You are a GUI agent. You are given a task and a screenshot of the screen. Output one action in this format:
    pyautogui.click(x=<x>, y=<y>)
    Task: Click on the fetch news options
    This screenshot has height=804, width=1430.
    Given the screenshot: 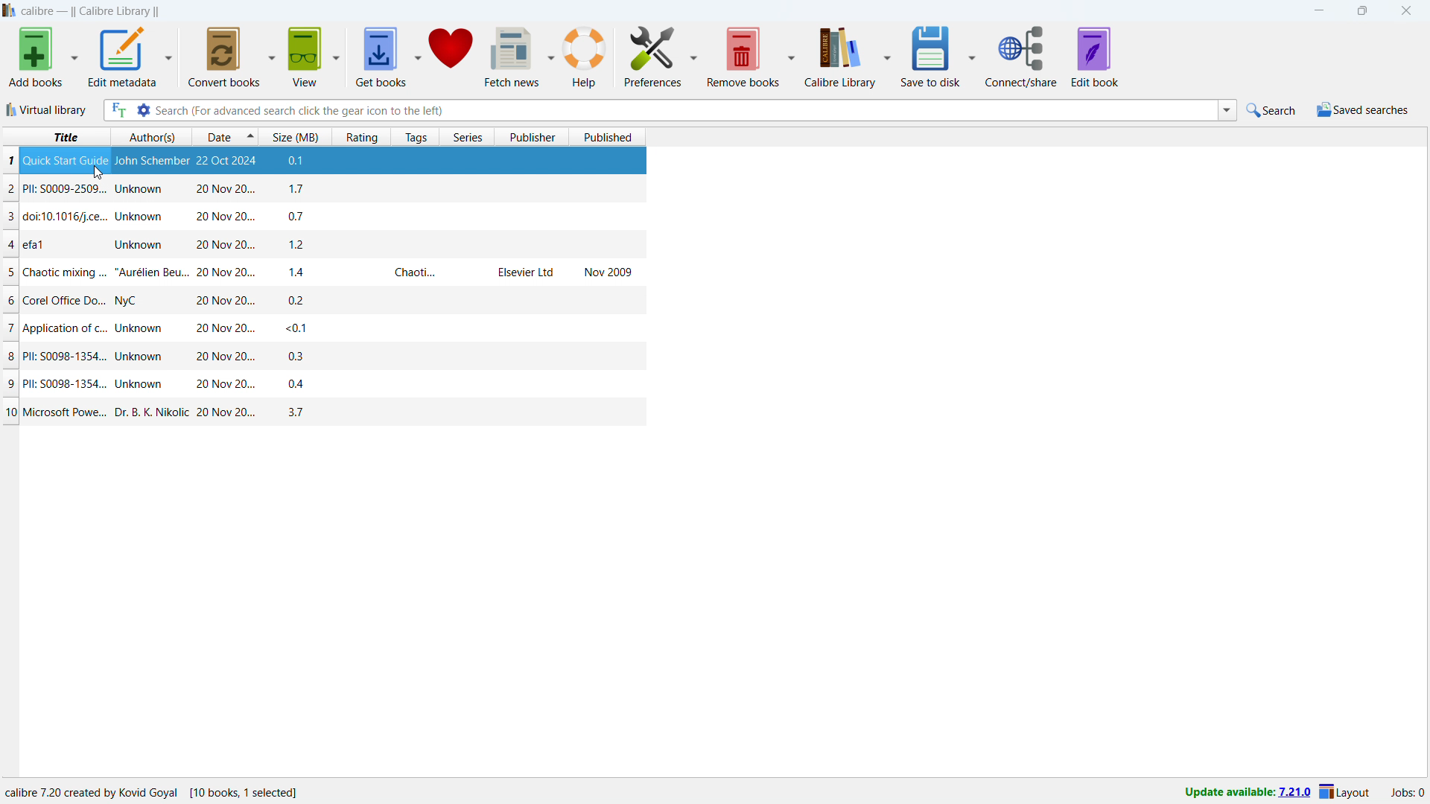 What is the action you would take?
    pyautogui.click(x=550, y=55)
    